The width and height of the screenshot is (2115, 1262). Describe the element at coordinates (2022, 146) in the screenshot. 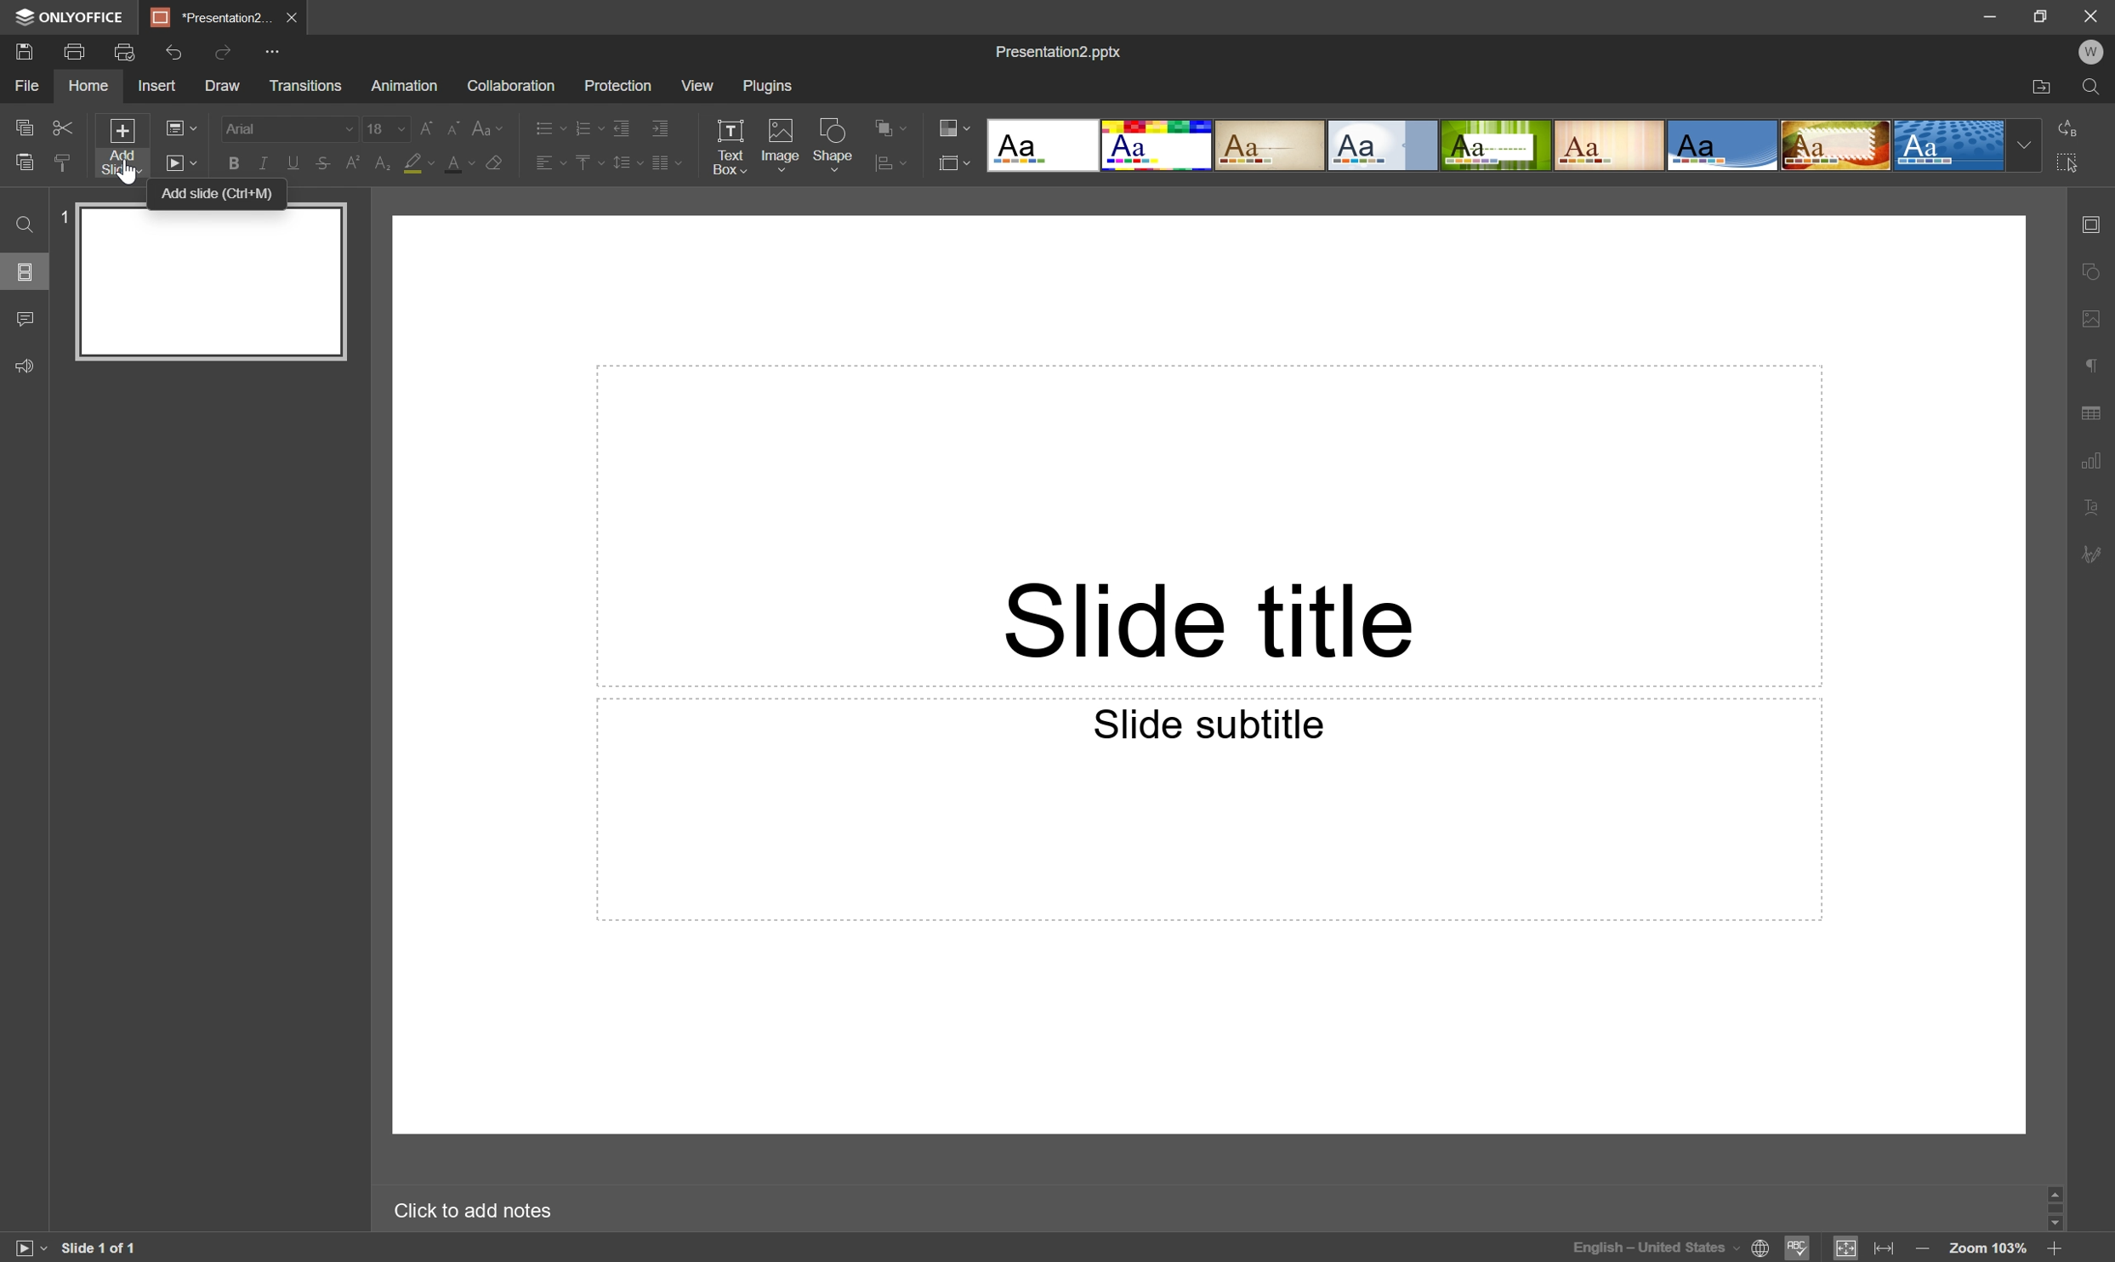

I see `Drop Down` at that location.